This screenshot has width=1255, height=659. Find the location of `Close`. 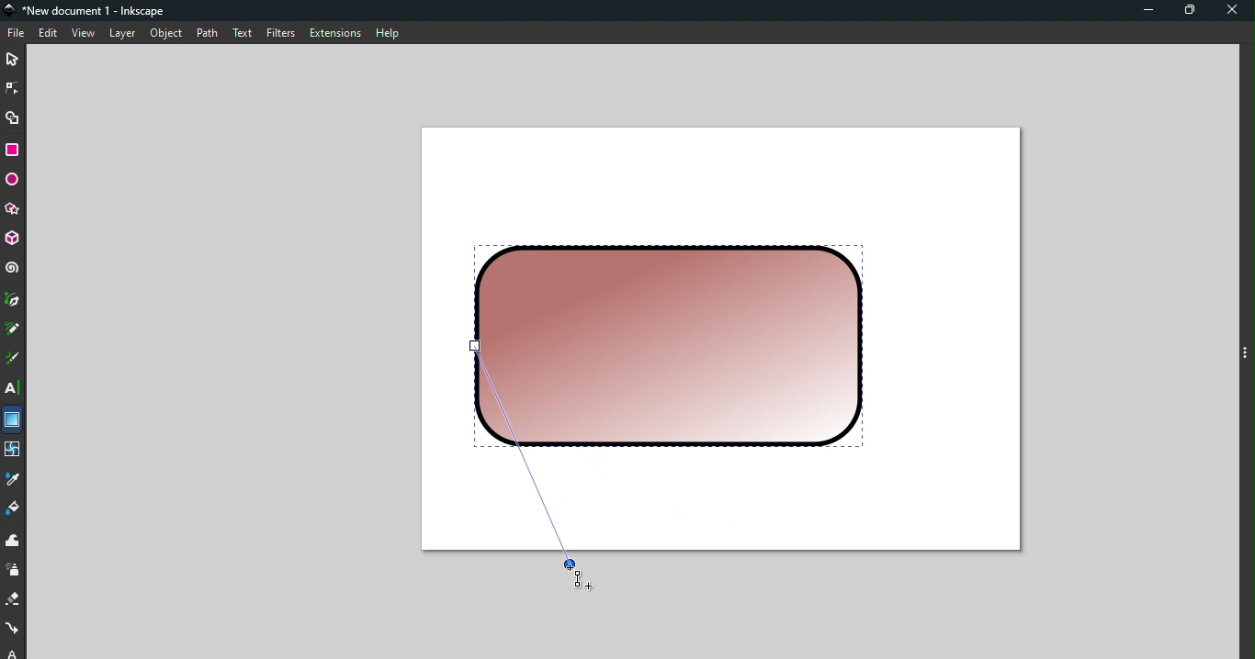

Close is located at coordinates (1234, 12).